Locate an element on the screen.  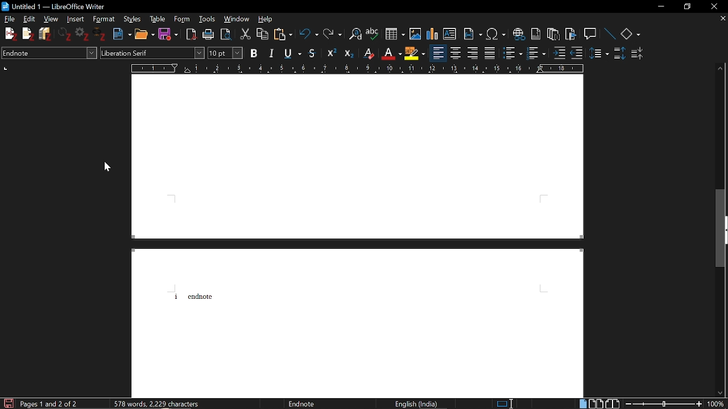
Decrease paragraph spacing is located at coordinates (639, 55).